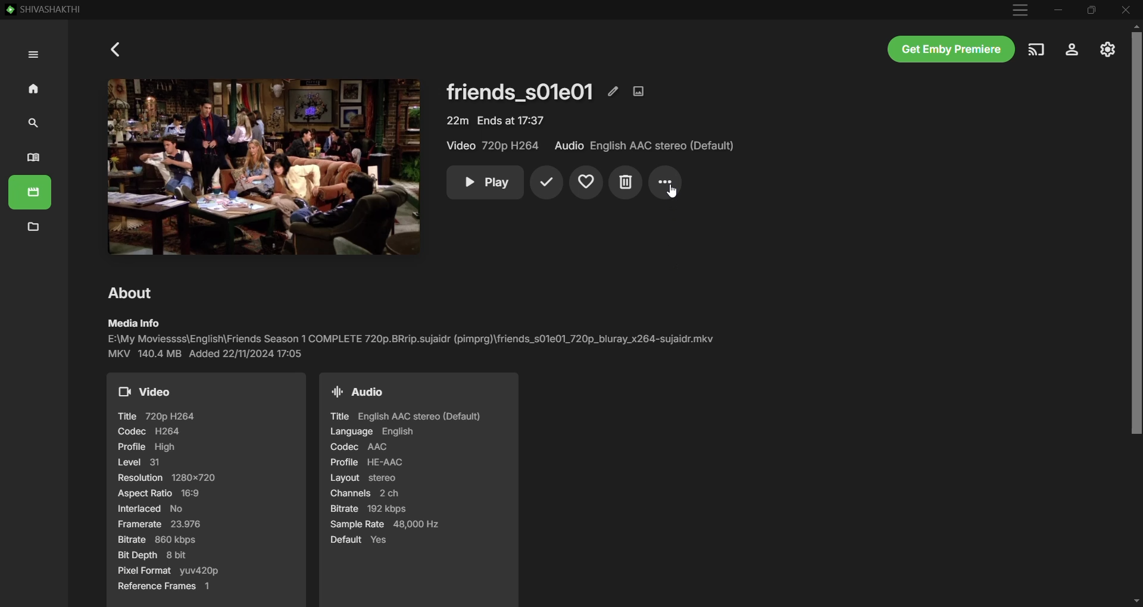 Image resolution: width=1143 pixels, height=607 pixels. Describe the element at coordinates (32, 55) in the screenshot. I see `Expand` at that location.